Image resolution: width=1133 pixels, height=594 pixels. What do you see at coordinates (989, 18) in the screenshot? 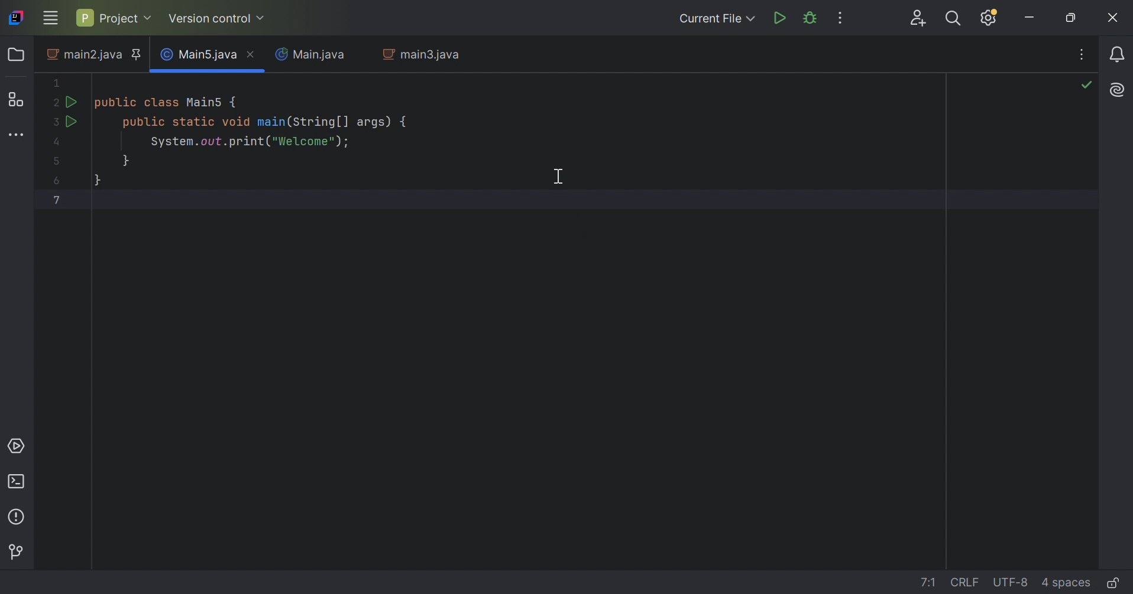
I see `Updates available. IDE and Project Settings.` at bounding box center [989, 18].